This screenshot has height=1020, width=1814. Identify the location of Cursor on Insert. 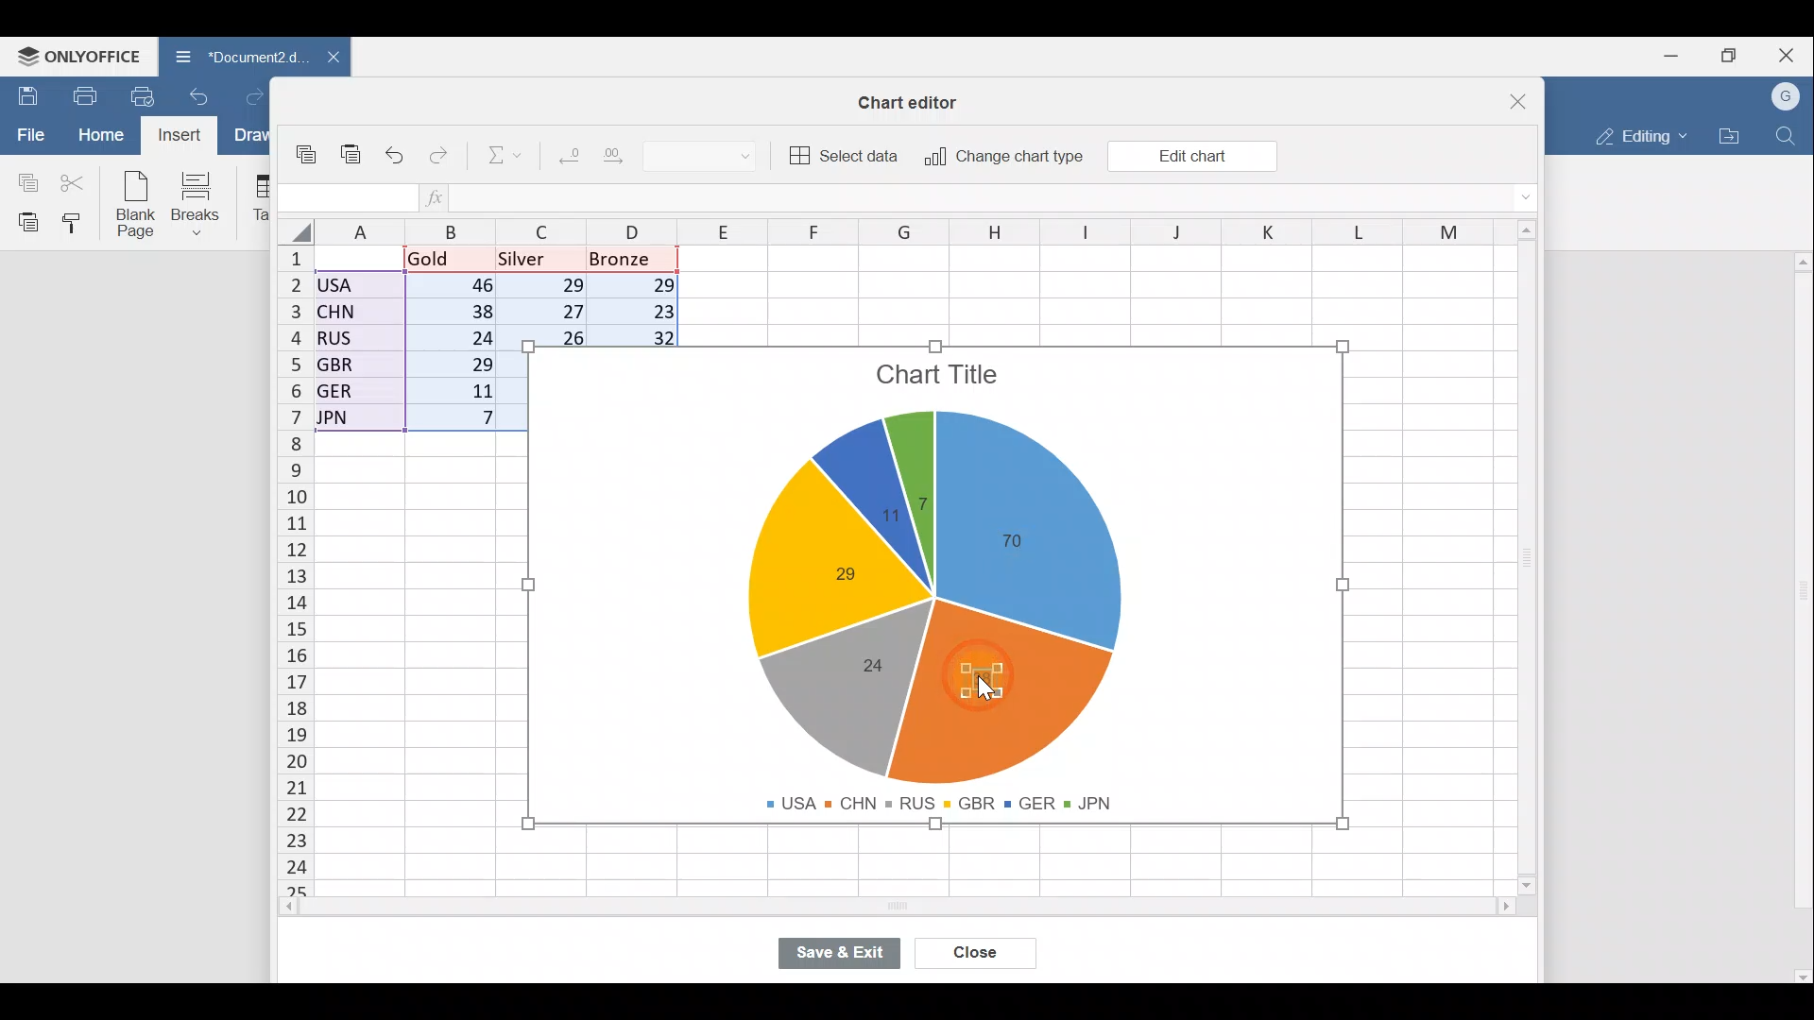
(186, 135).